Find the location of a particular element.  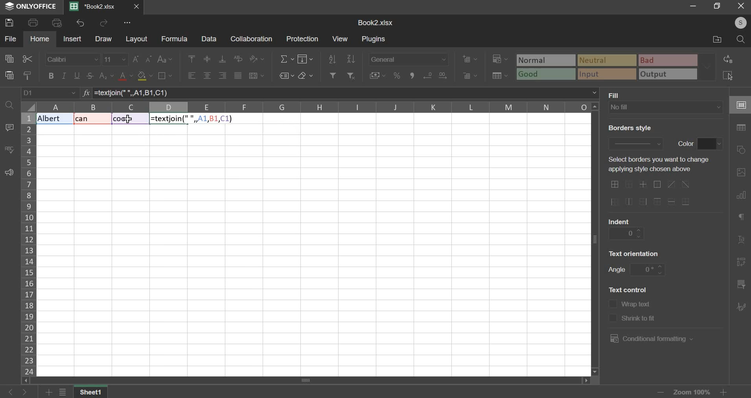

conditional formatting is located at coordinates (650, 339).